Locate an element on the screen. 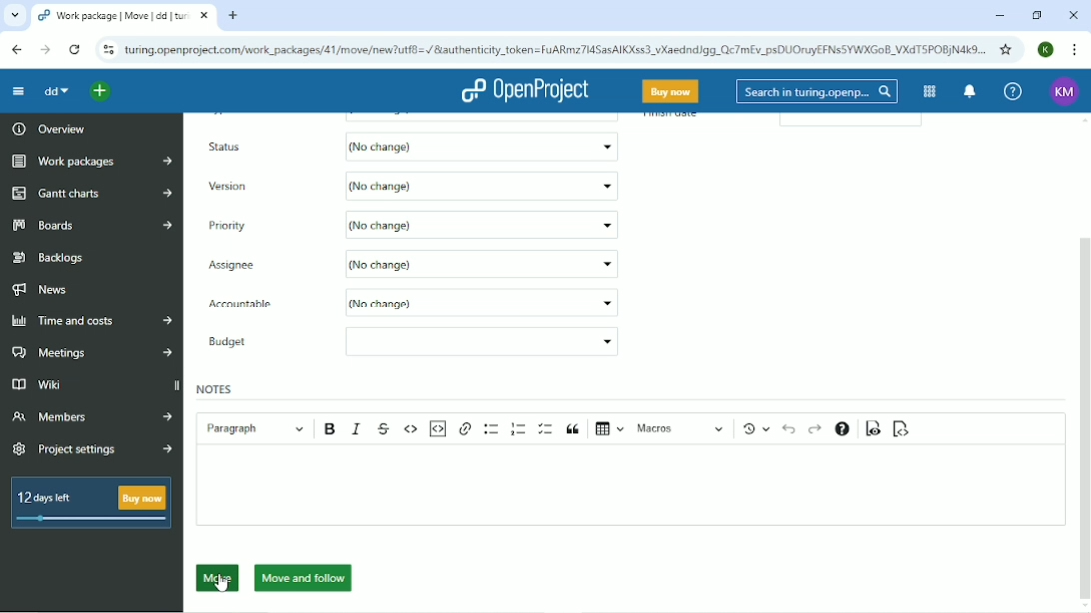 Image resolution: width=1091 pixels, height=613 pixels. Italic is located at coordinates (355, 431).